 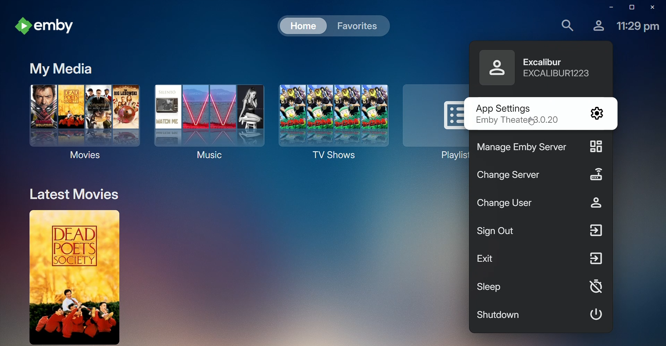 I want to click on Sign Out, so click(x=542, y=233).